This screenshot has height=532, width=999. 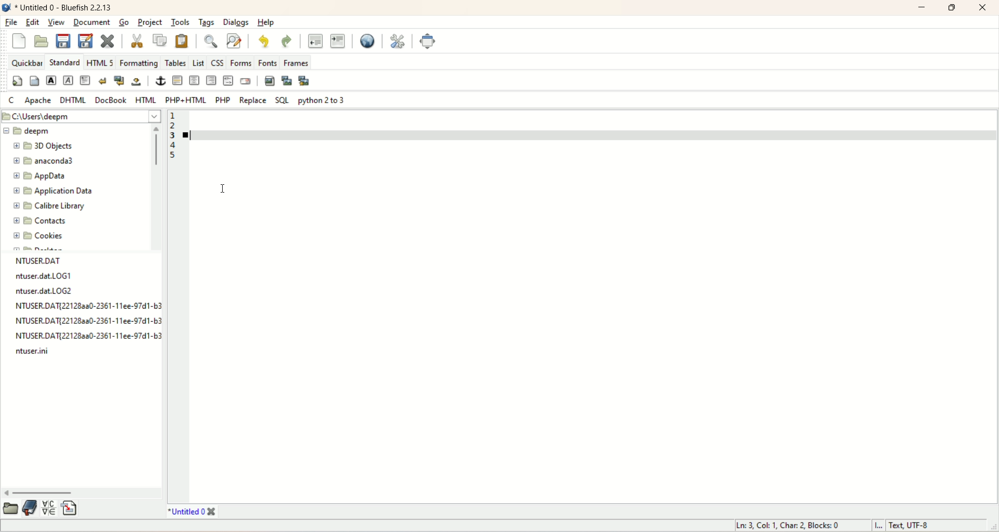 What do you see at coordinates (61, 259) in the screenshot?
I see `file name` at bounding box center [61, 259].